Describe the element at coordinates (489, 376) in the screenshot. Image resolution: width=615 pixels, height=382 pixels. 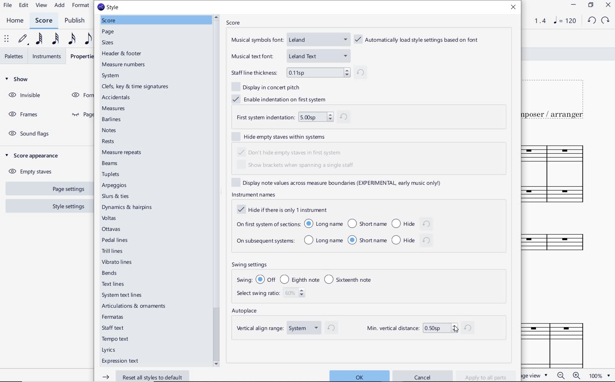
I see `apply to all parts` at that location.